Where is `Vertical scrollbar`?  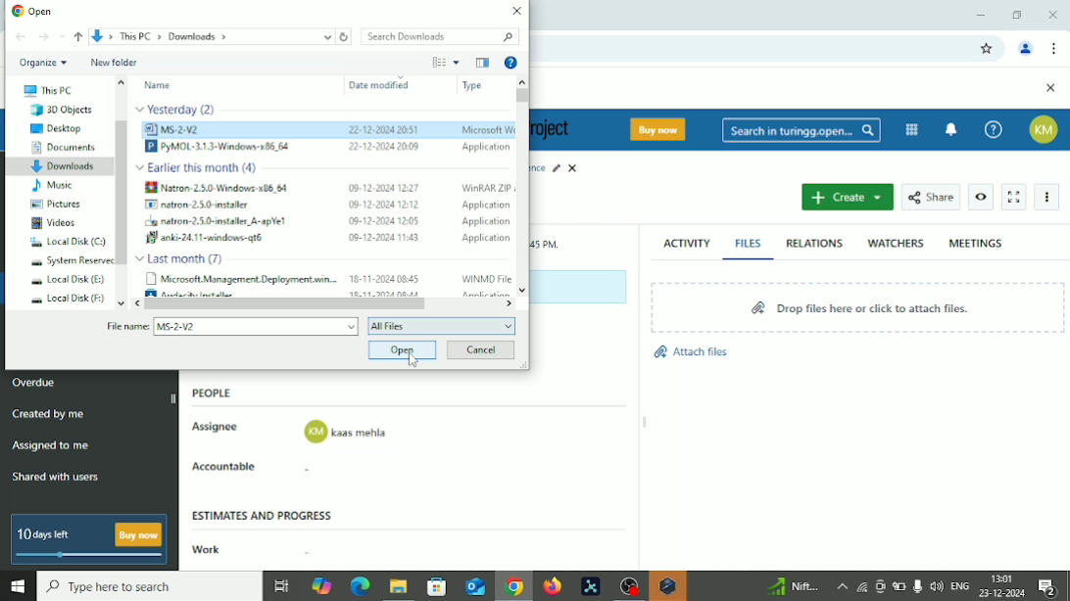
Vertical scrollbar is located at coordinates (521, 96).